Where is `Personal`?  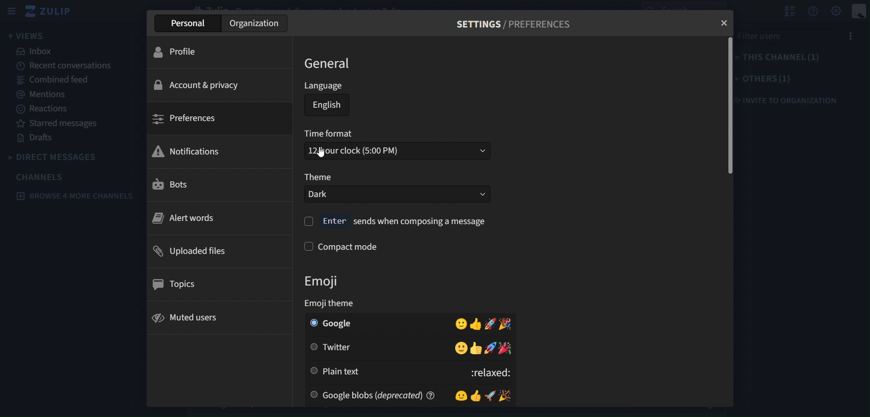 Personal is located at coordinates (185, 24).